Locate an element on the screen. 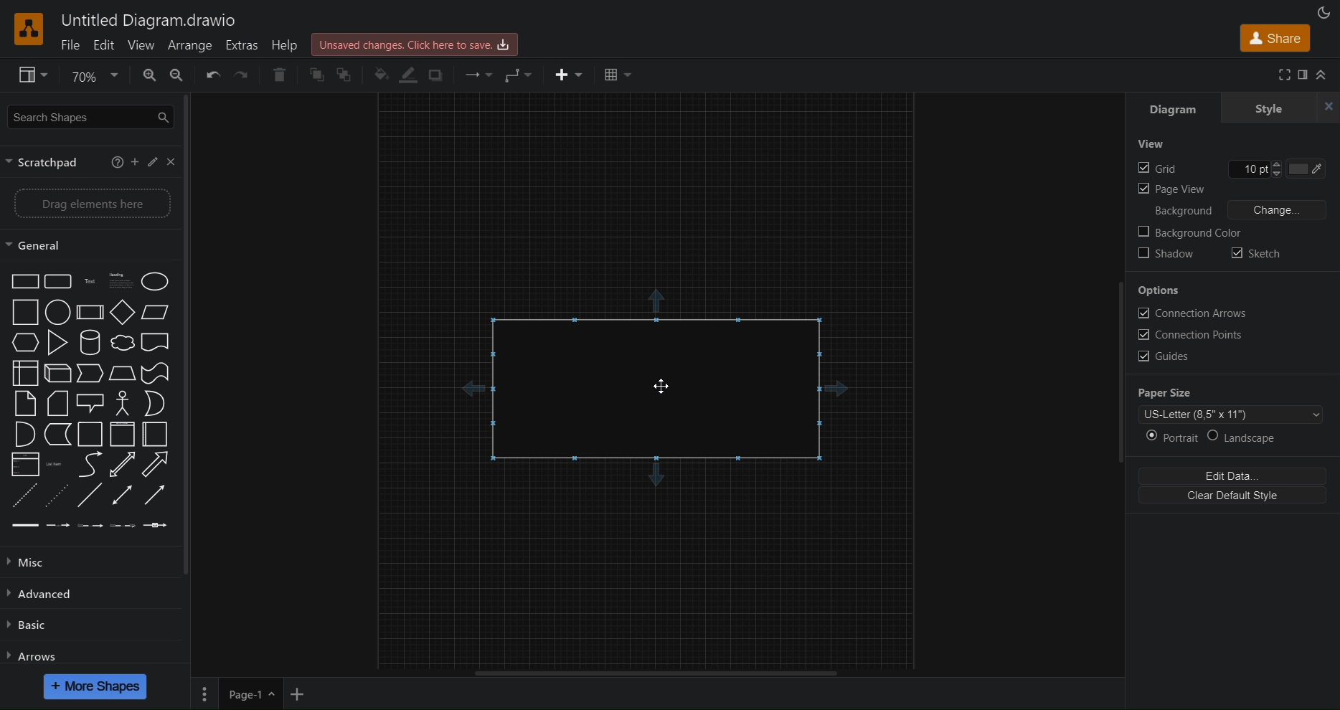  Unsaved Changes. Click here to save is located at coordinates (417, 42).